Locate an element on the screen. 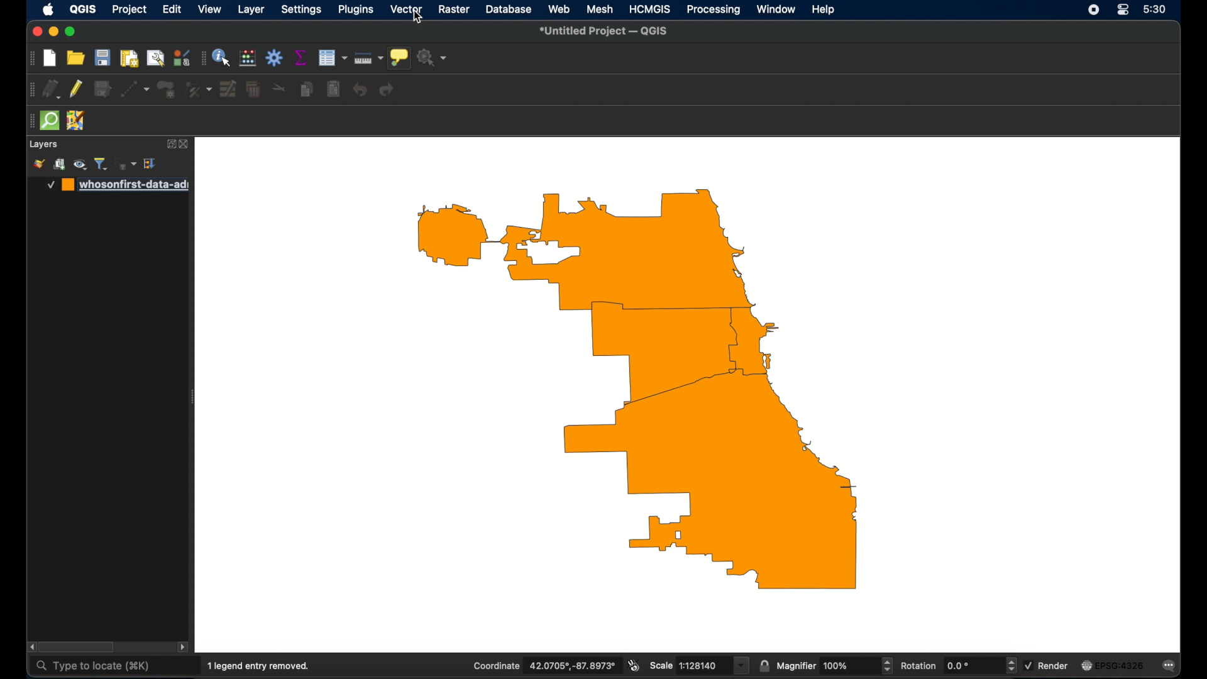 The image size is (1207, 679). style manager is located at coordinates (38, 164).